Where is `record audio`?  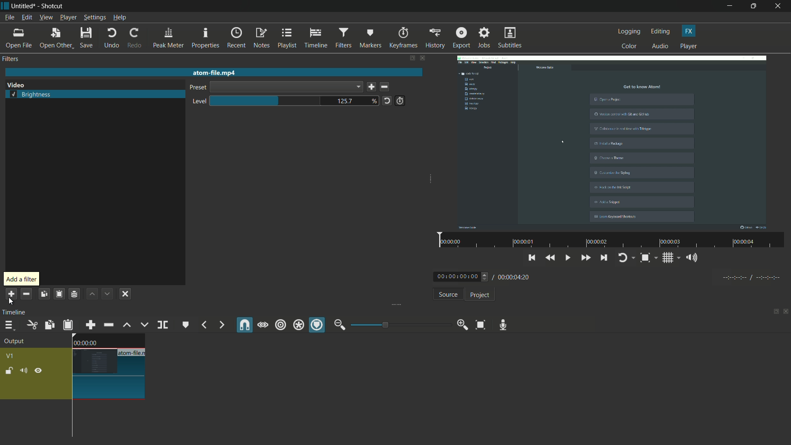 record audio is located at coordinates (501, 325).